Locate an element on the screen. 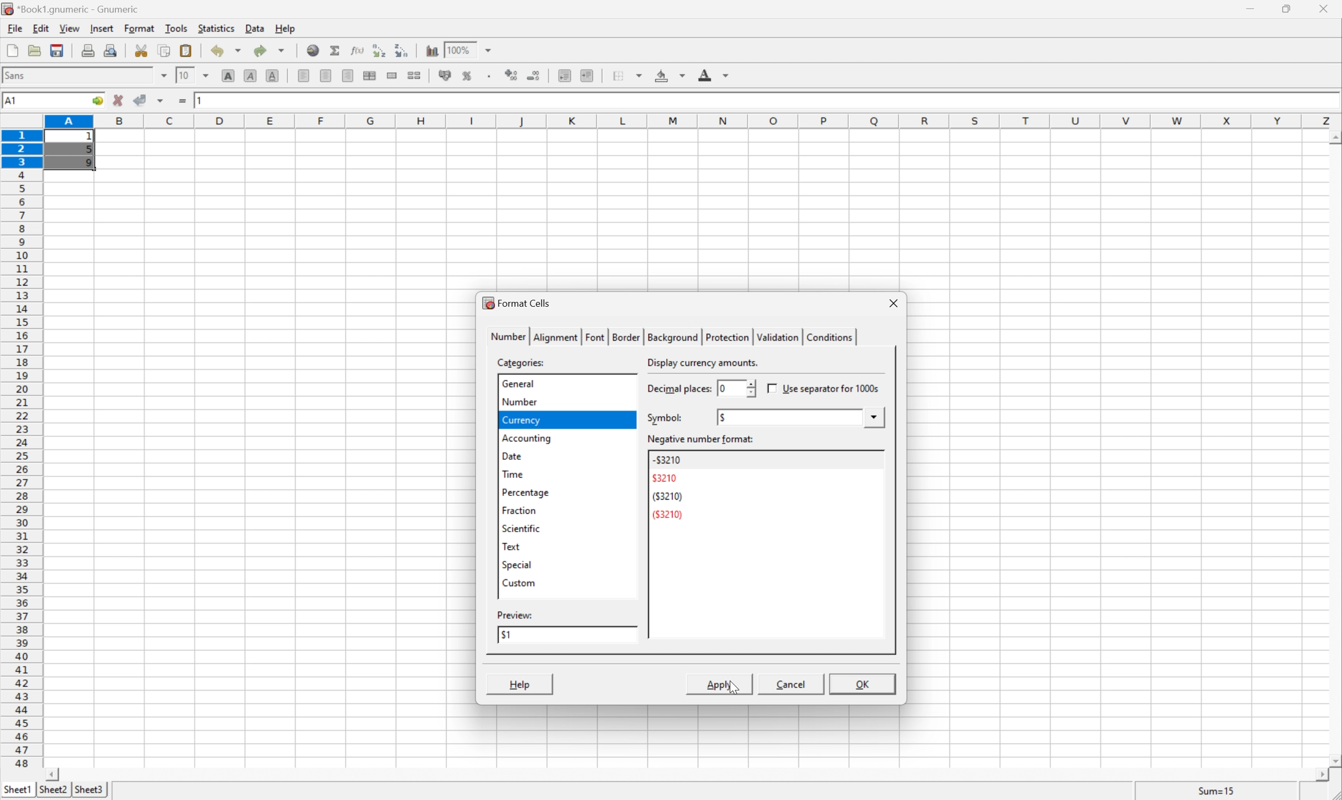  cut is located at coordinates (141, 50).